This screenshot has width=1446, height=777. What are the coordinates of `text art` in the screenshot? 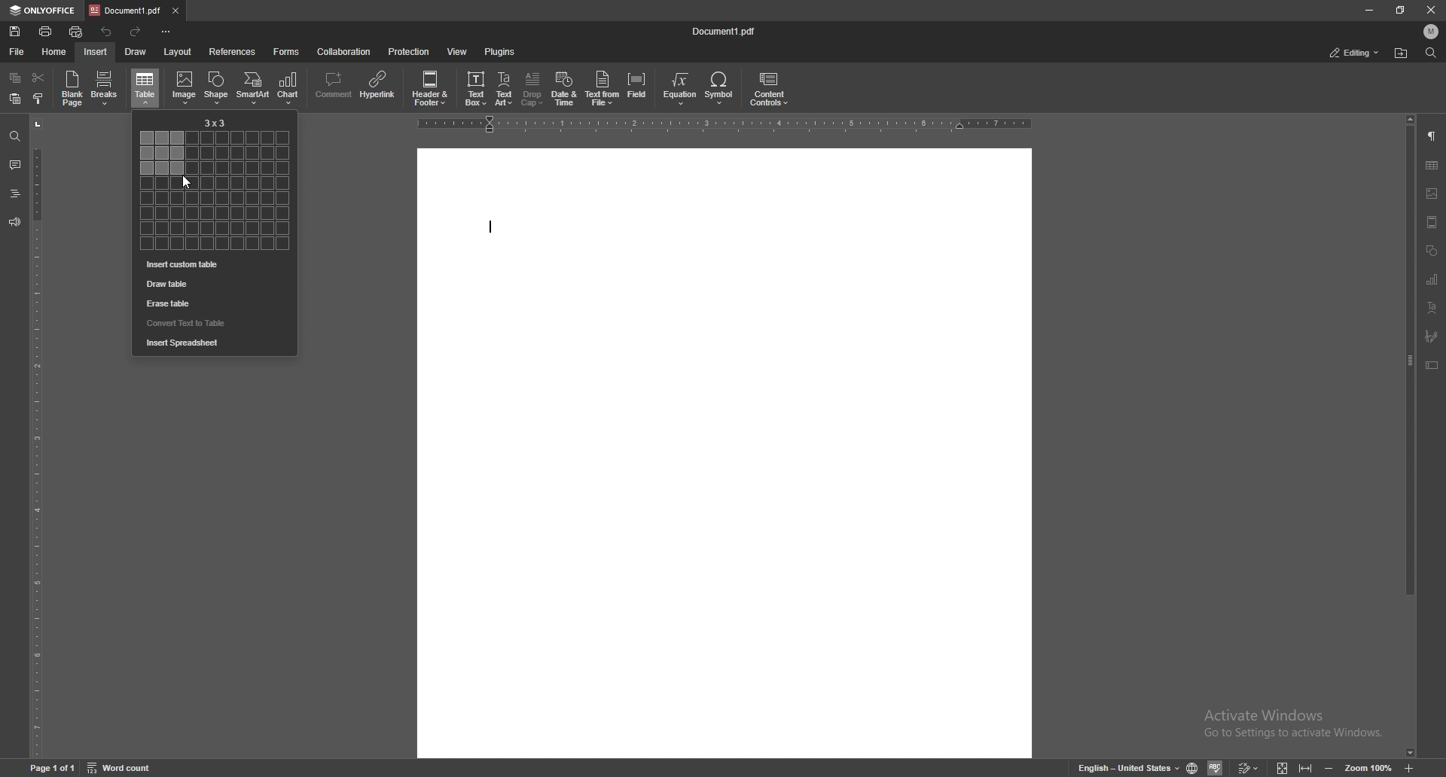 It's located at (1433, 308).